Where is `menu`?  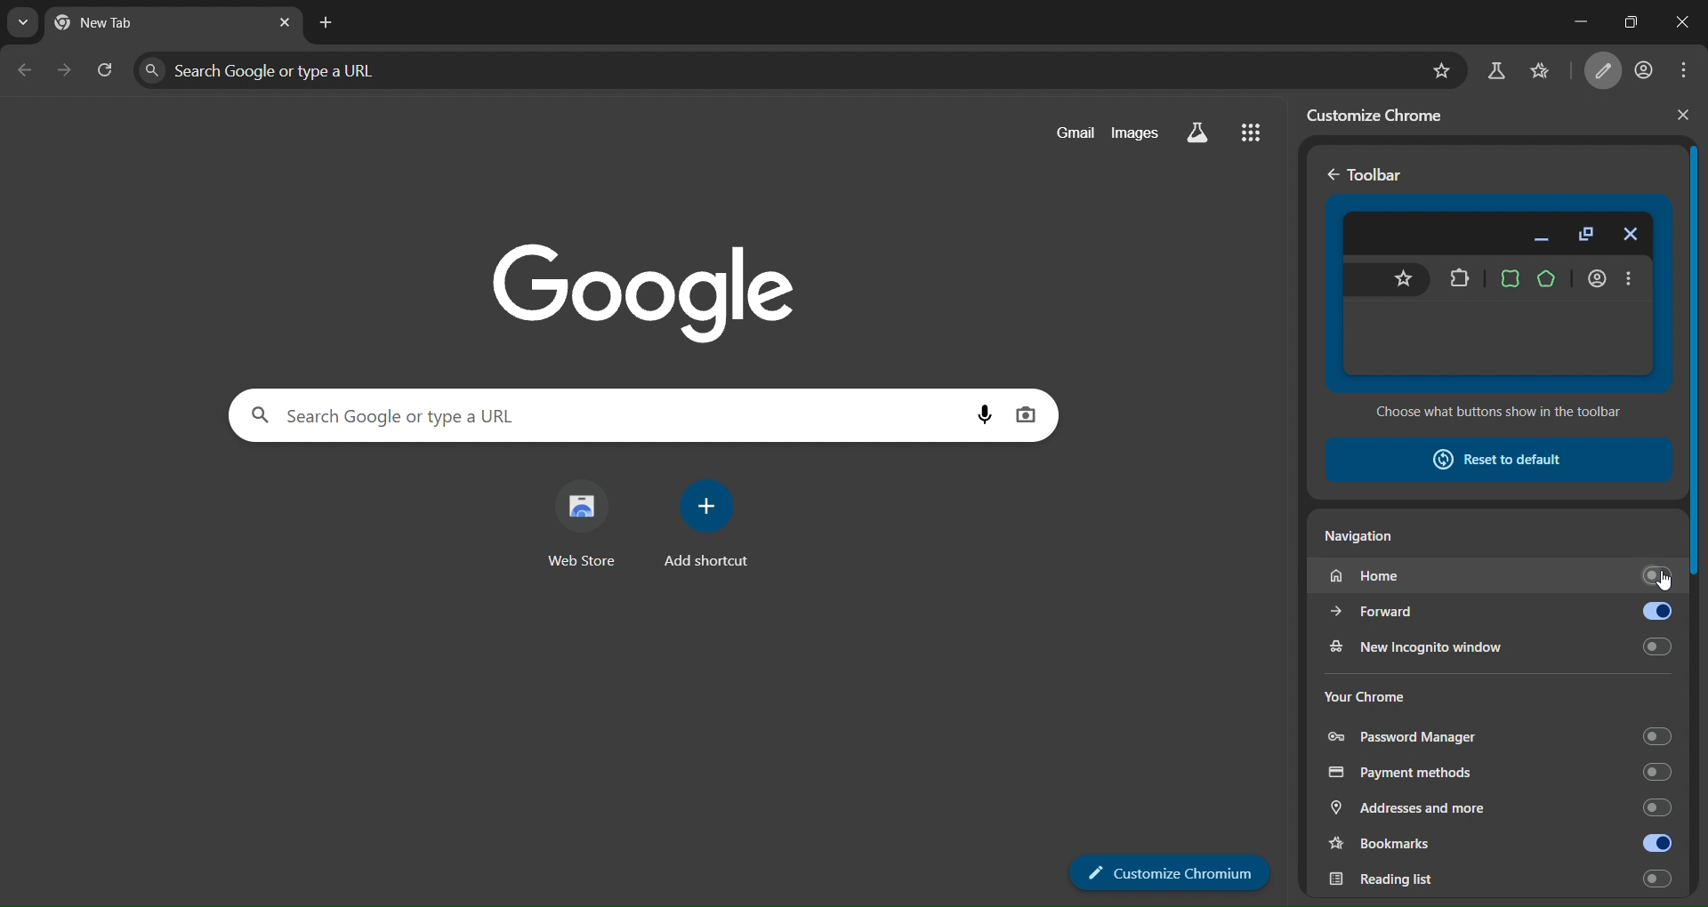
menu is located at coordinates (1690, 68).